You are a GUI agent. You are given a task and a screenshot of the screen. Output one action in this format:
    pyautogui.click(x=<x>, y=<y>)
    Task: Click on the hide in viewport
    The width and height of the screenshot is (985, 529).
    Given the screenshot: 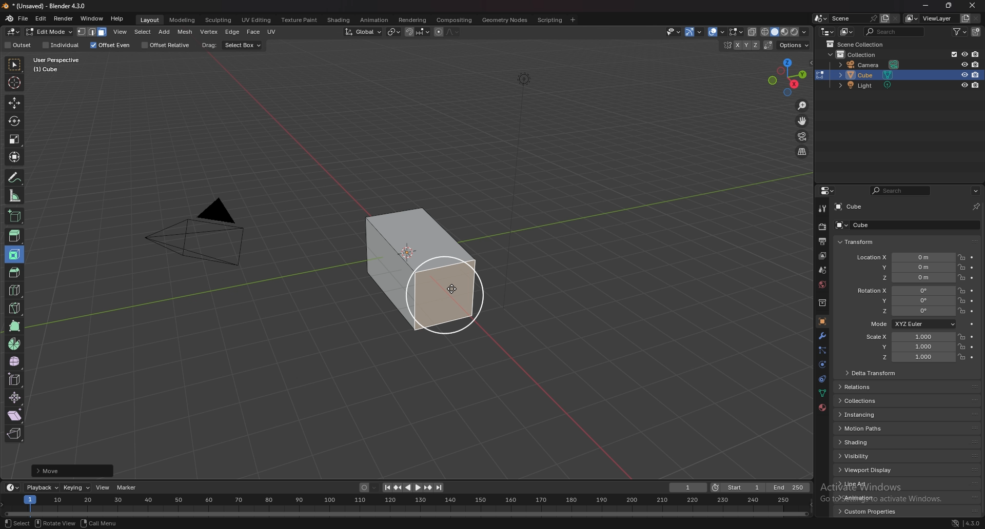 What is the action you would take?
    pyautogui.click(x=964, y=85)
    